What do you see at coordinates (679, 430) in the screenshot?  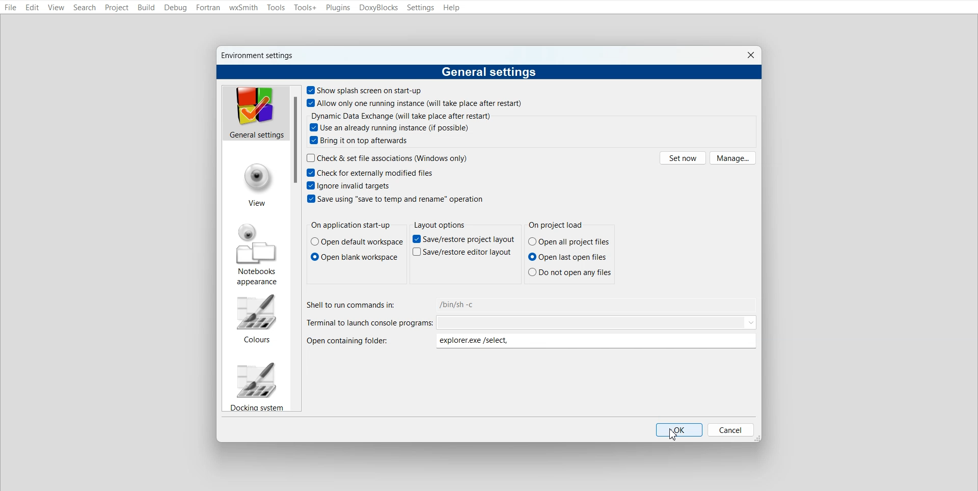 I see `OK` at bounding box center [679, 430].